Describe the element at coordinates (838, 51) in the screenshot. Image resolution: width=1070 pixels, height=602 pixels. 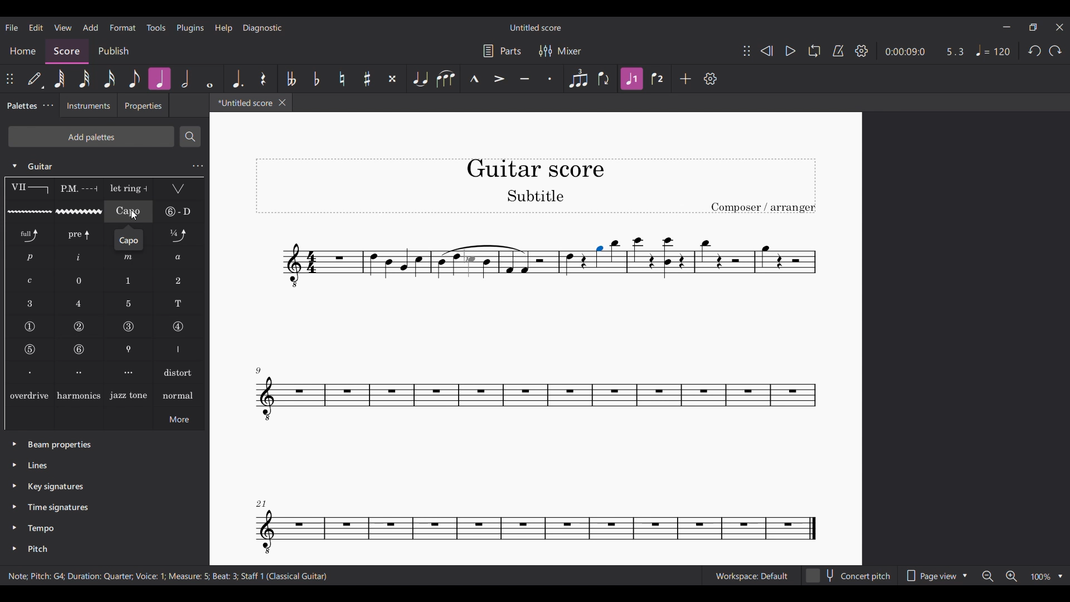
I see `Metronome` at that location.